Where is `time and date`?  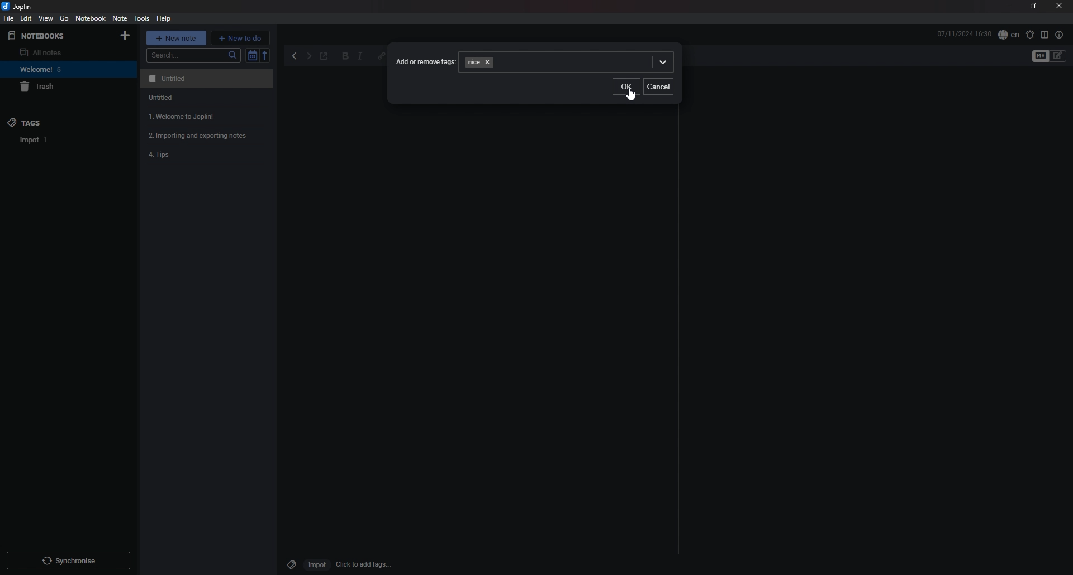
time and date is located at coordinates (964, 33).